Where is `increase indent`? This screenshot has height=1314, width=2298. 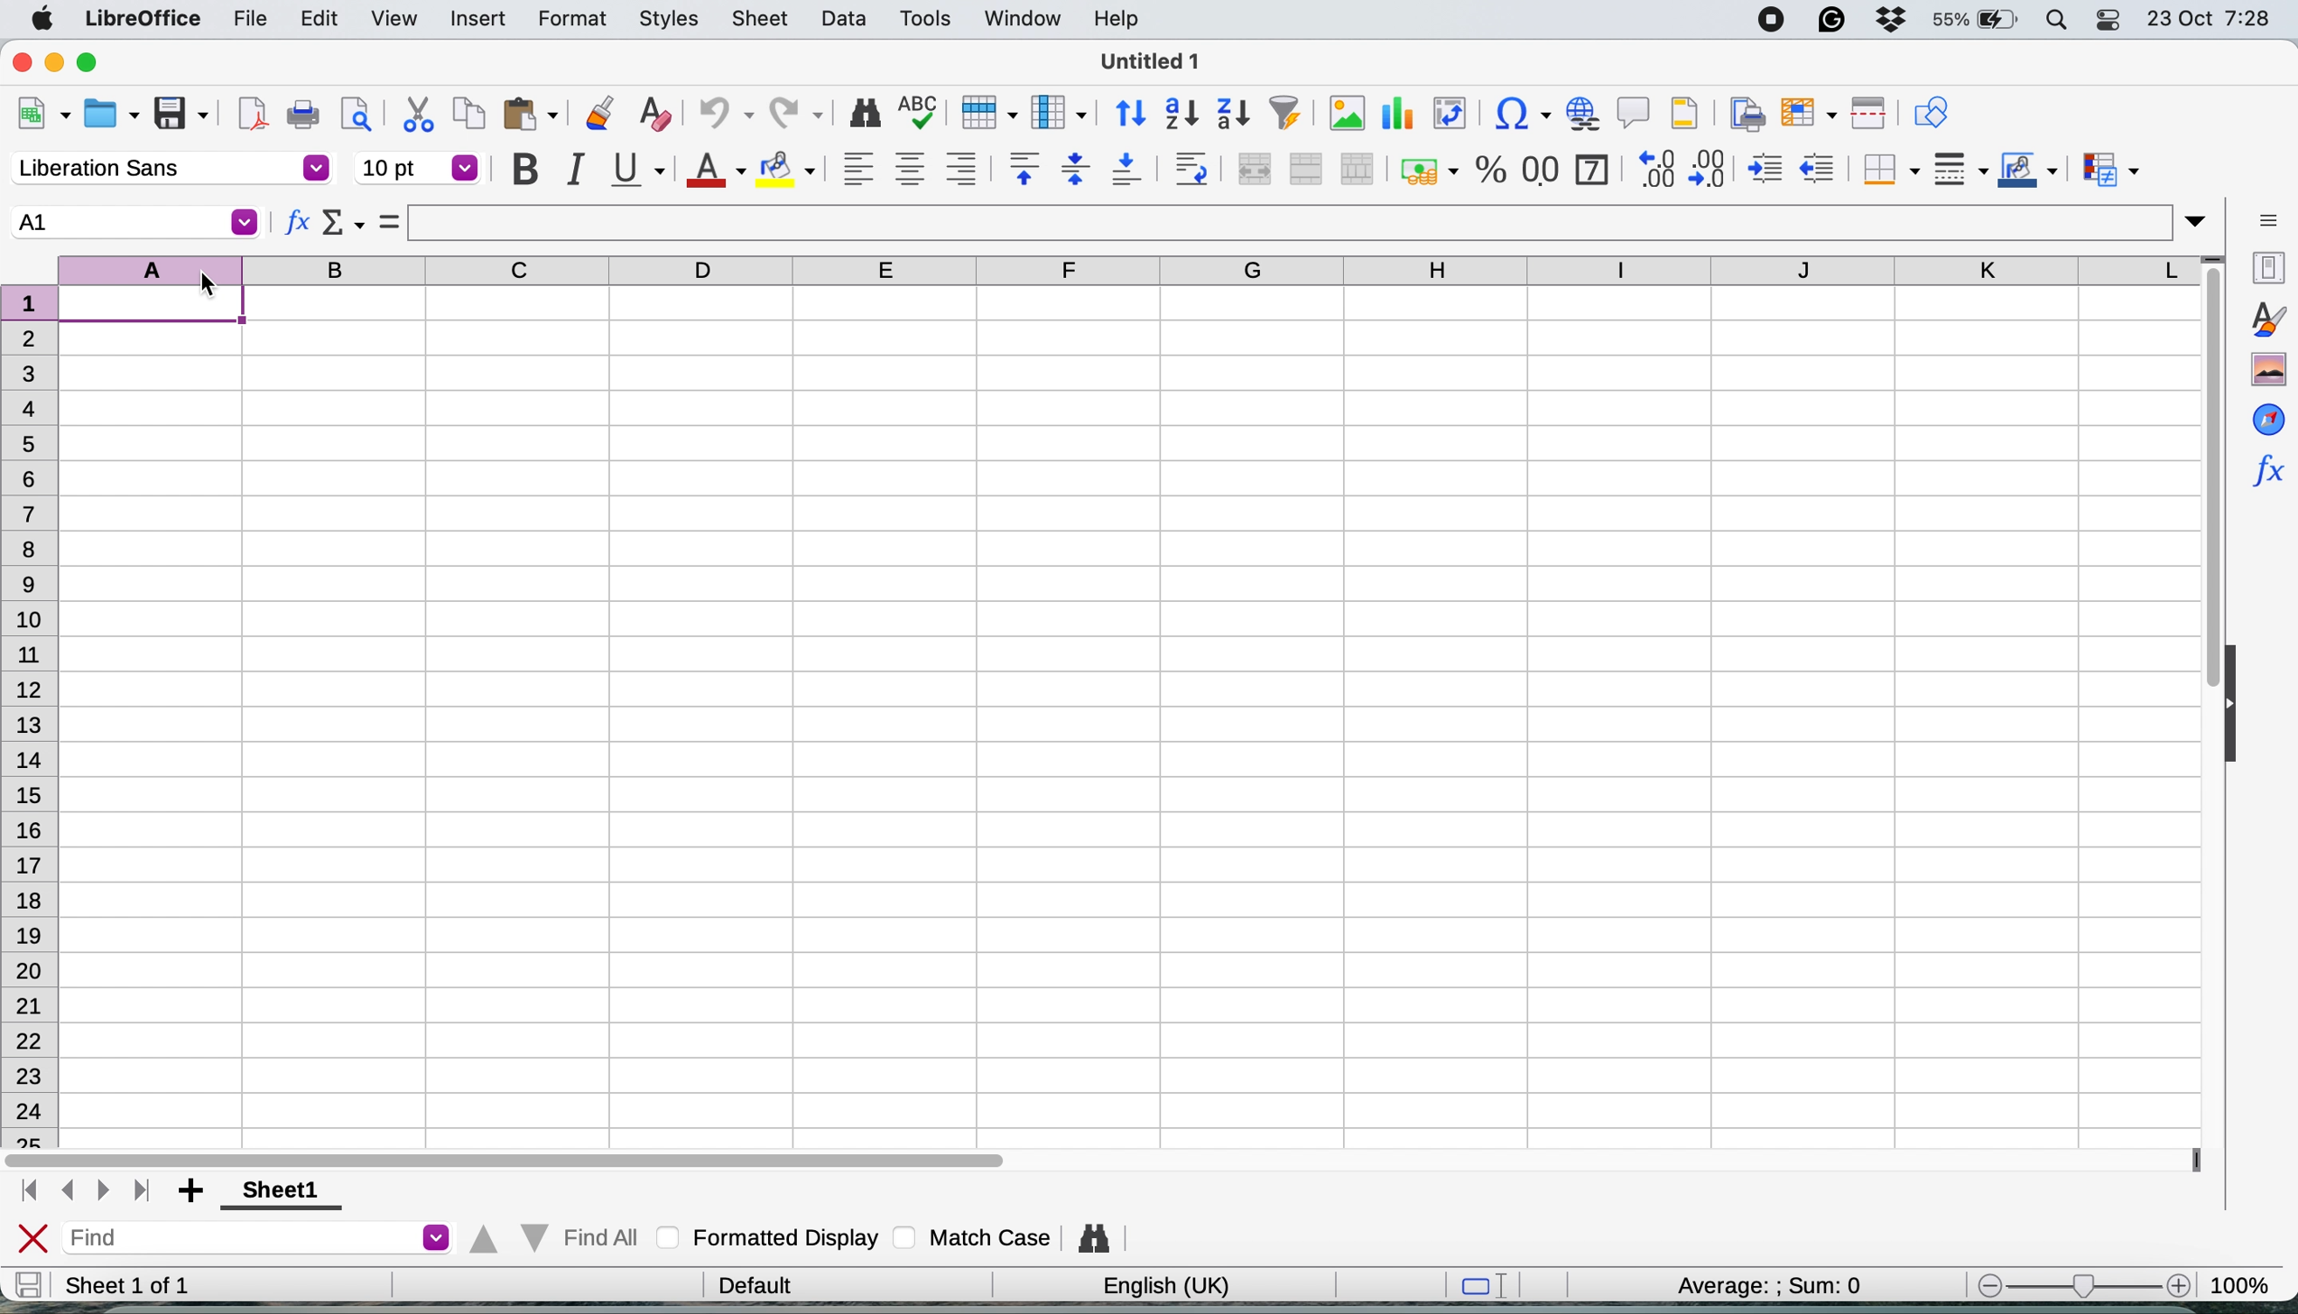 increase indent is located at coordinates (1764, 168).